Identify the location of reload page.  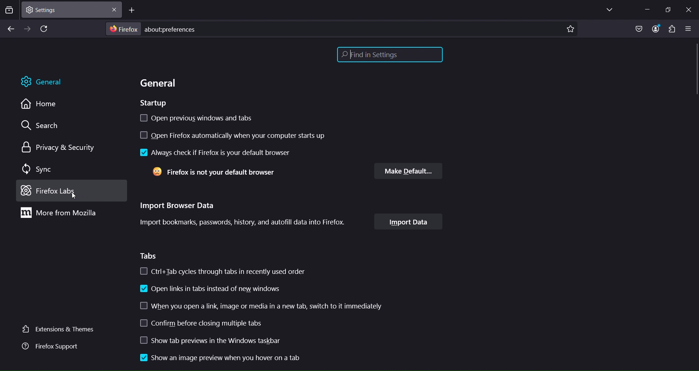
(45, 29).